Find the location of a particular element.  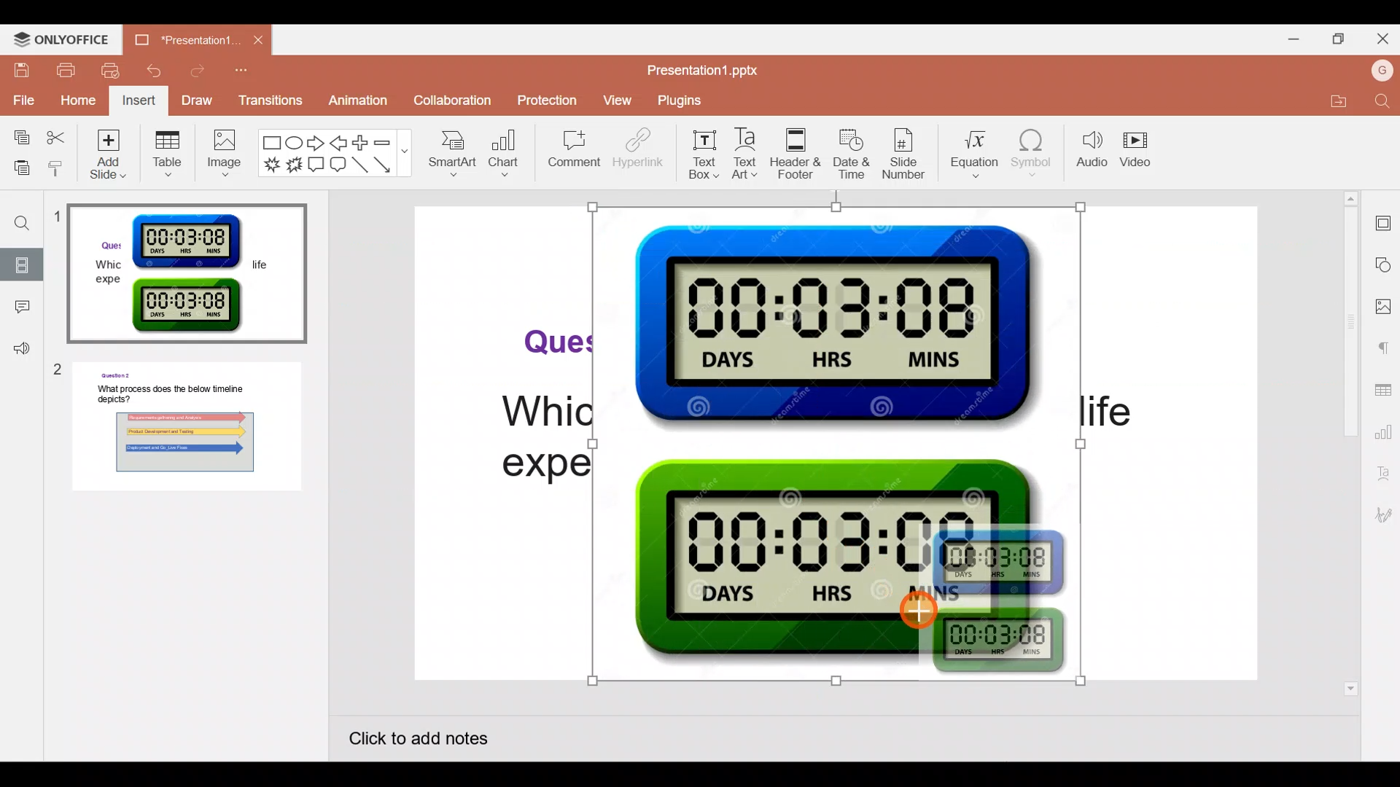

Find is located at coordinates (17, 218).